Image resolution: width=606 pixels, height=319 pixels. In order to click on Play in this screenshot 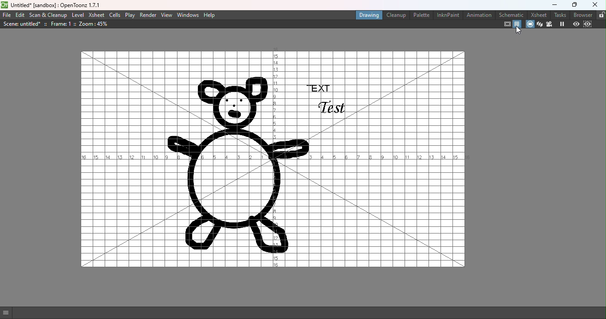, I will do `click(130, 15)`.